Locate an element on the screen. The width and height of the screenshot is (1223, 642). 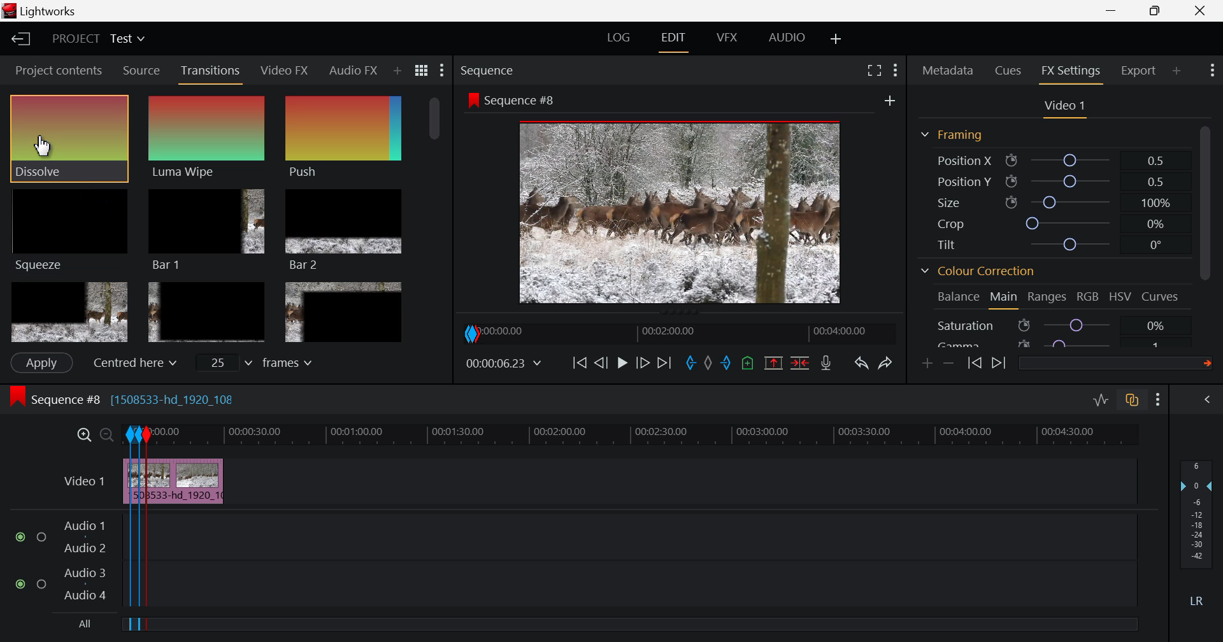
Push is located at coordinates (343, 137).